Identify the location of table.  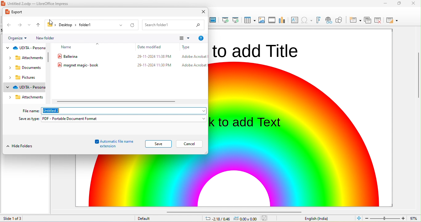
(249, 20).